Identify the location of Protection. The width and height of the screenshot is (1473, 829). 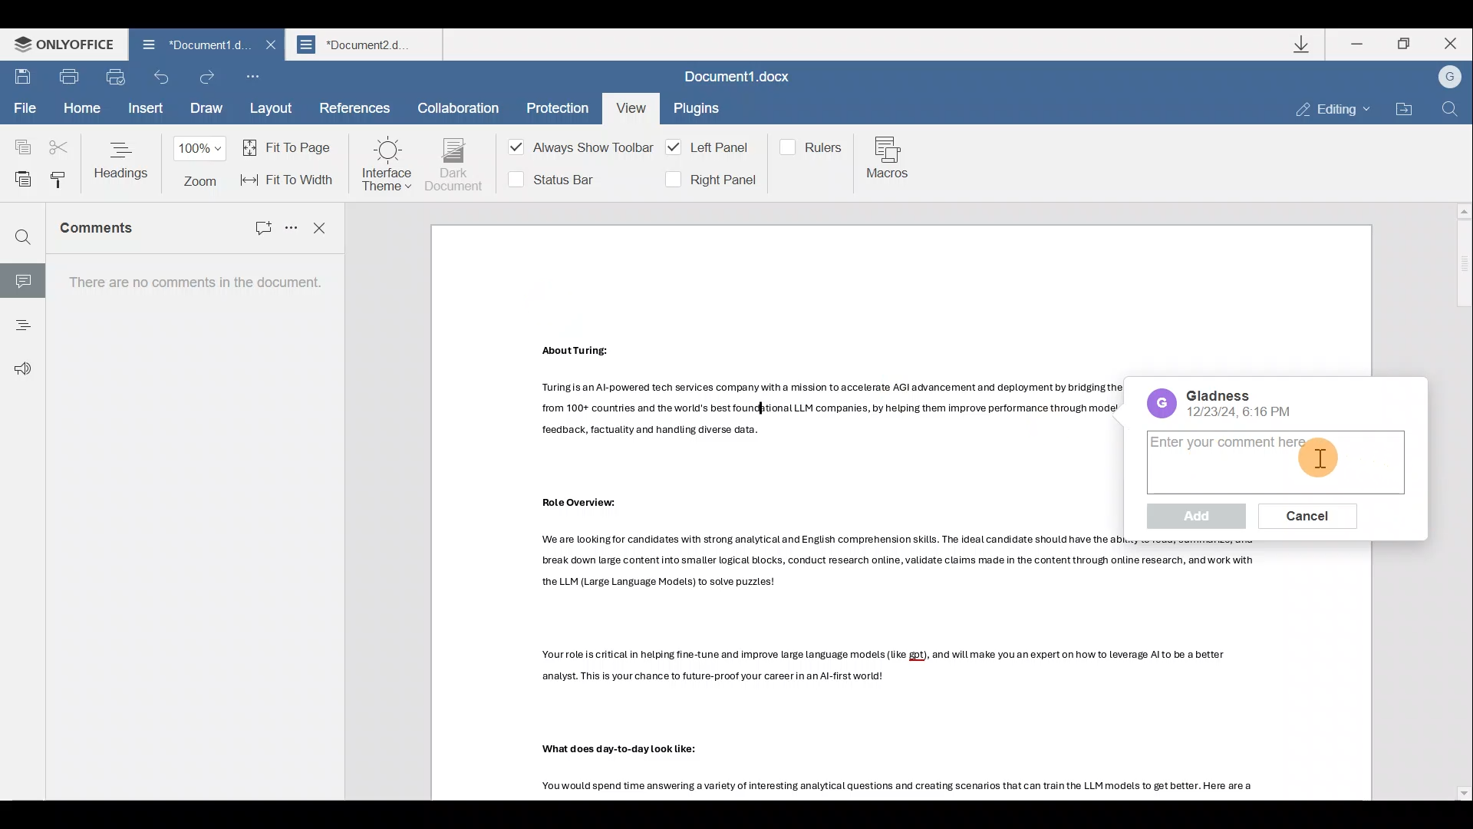
(553, 105).